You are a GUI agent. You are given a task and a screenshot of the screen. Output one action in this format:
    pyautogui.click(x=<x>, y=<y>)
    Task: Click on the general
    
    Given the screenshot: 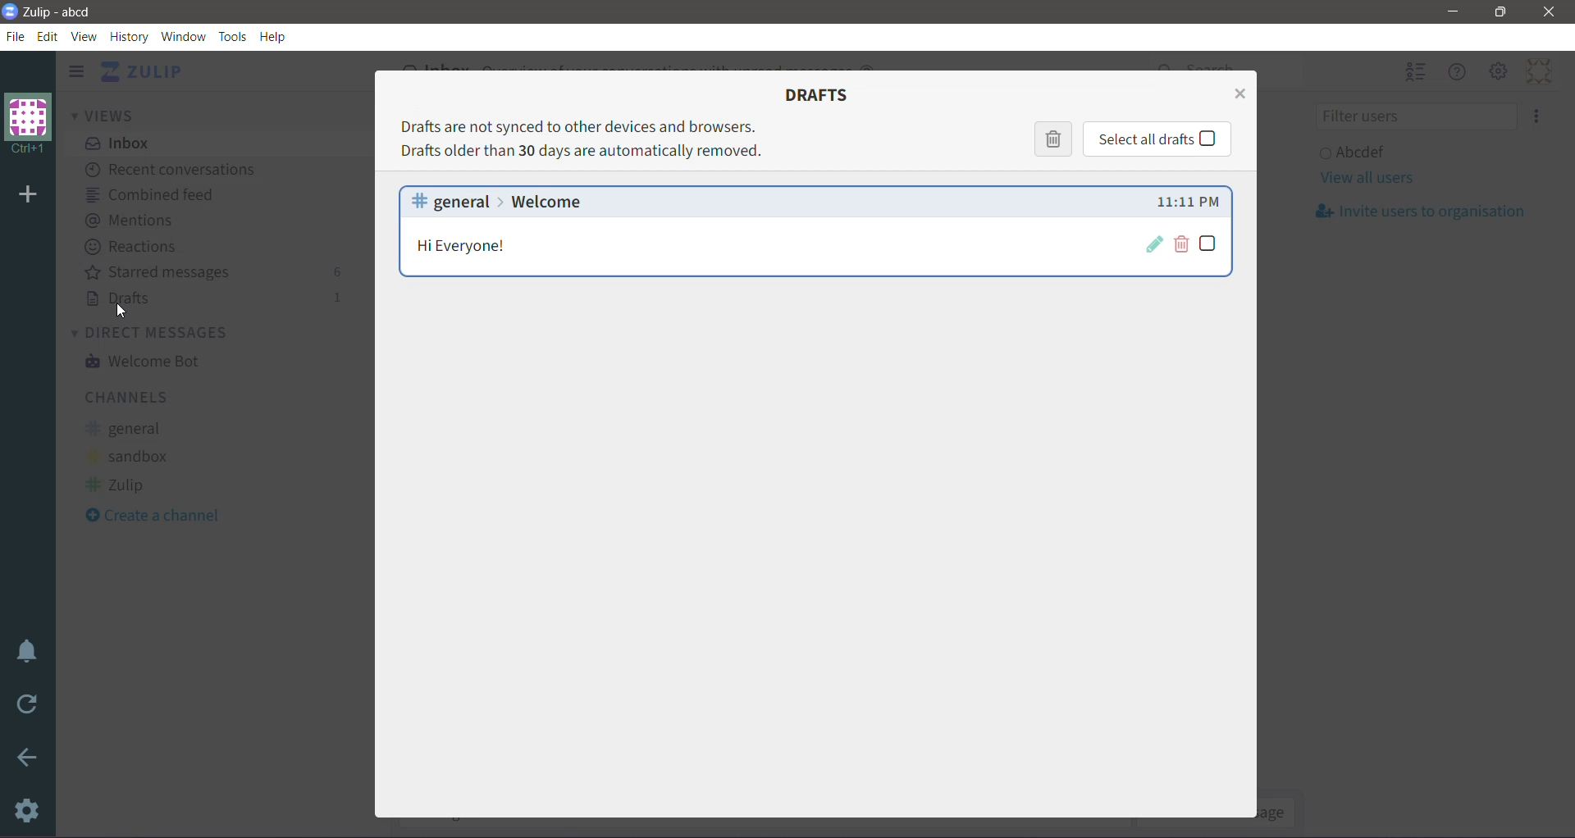 What is the action you would take?
    pyautogui.click(x=129, y=429)
    